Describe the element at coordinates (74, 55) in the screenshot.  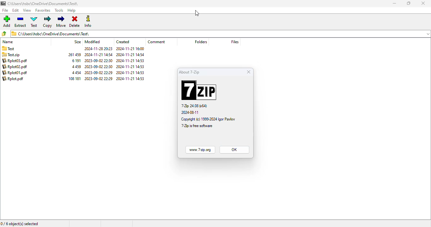
I see `261459` at that location.